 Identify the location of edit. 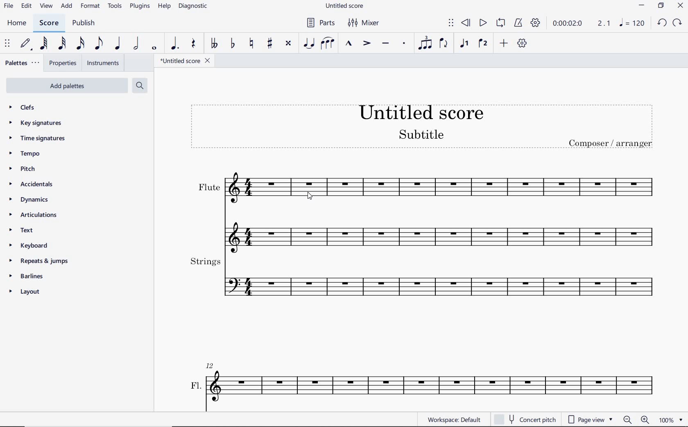
(25, 6).